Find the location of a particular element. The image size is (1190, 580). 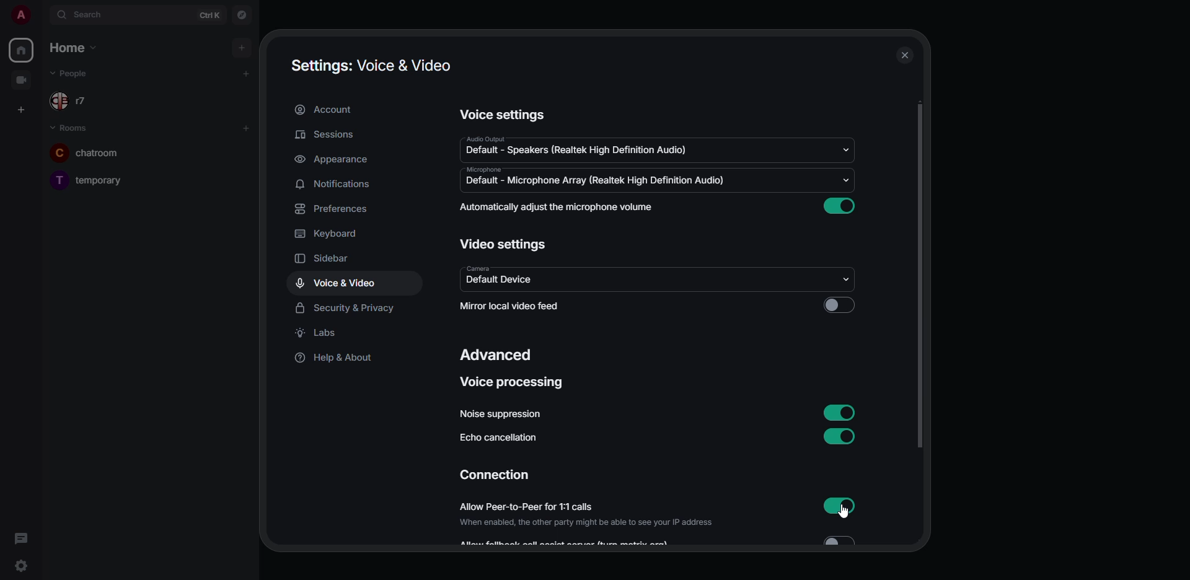

home is located at coordinates (71, 48).